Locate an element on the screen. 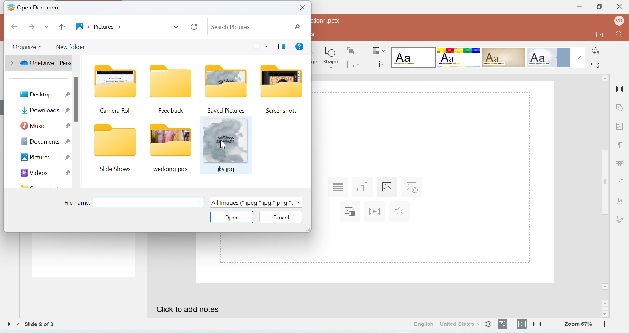 Image resolution: width=629 pixels, height=333 pixels. search bar is located at coordinates (257, 27).